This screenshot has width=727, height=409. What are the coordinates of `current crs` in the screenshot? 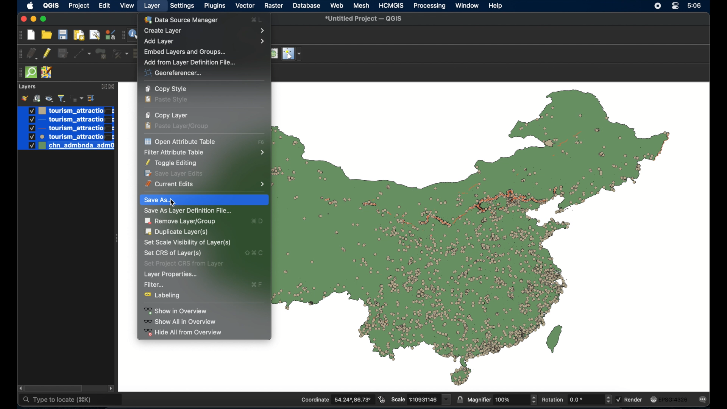 It's located at (670, 399).